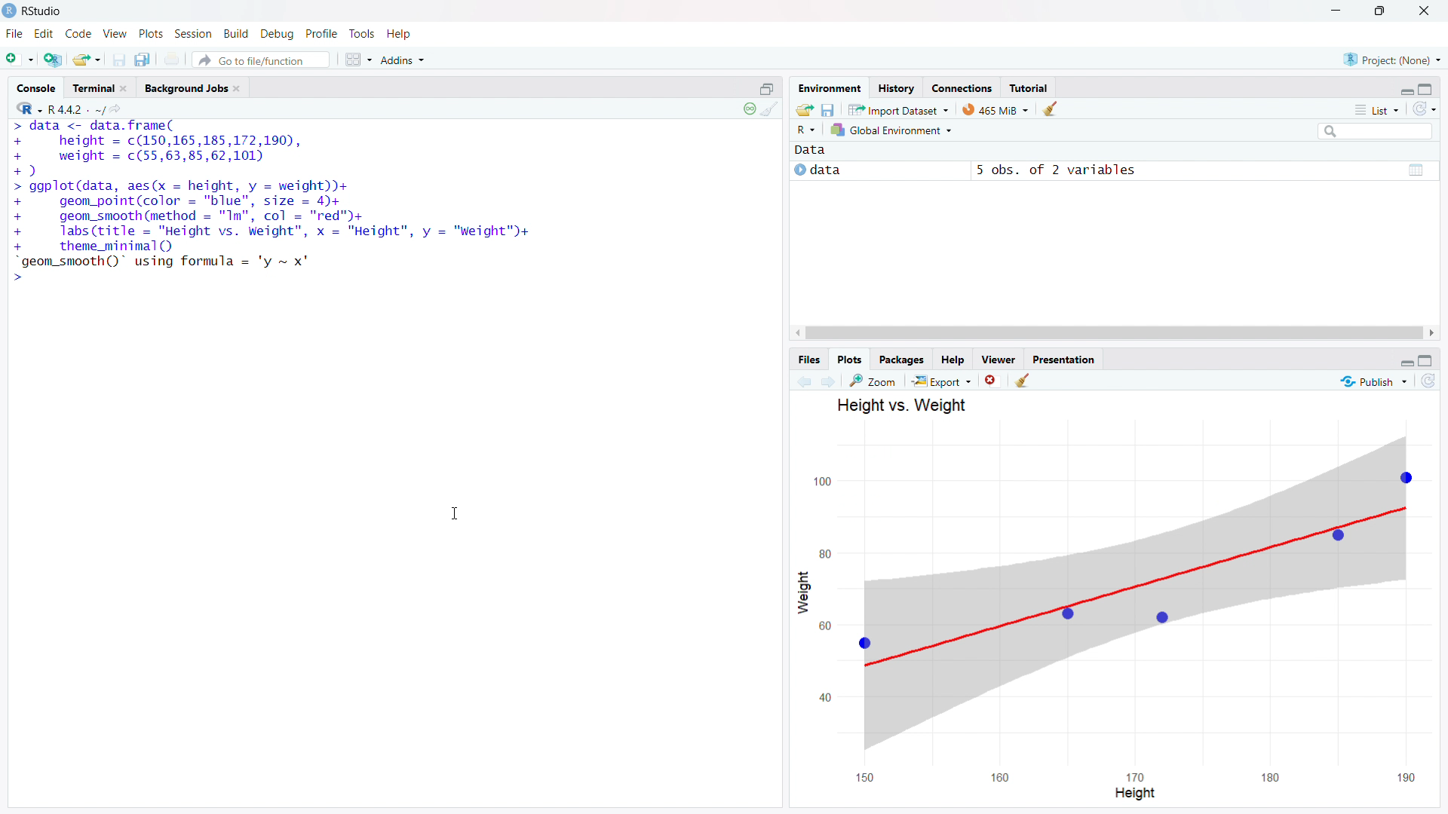 The image size is (1448, 814). I want to click on Height vs. Weight, so click(902, 406).